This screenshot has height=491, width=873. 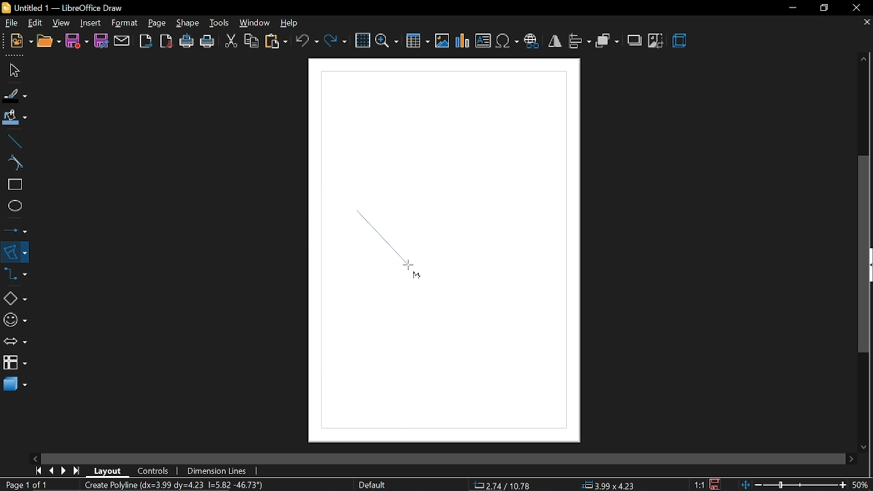 What do you see at coordinates (860, 7) in the screenshot?
I see `close` at bounding box center [860, 7].